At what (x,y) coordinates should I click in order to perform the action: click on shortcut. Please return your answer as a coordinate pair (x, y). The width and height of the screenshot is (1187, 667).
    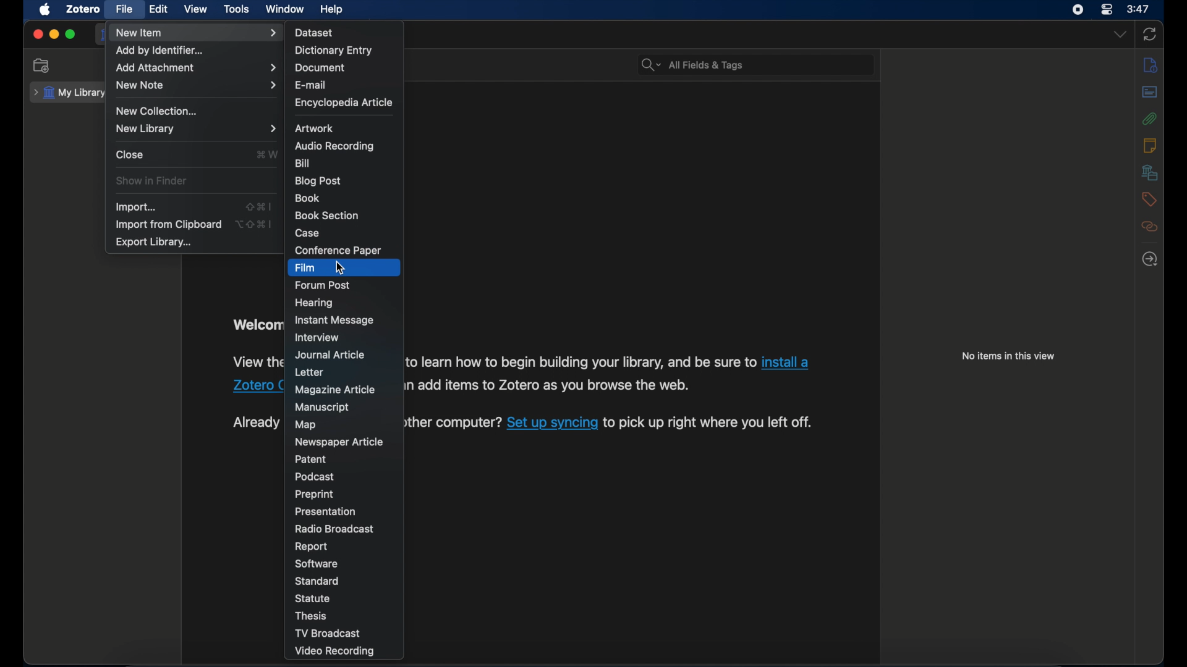
    Looking at the image, I should click on (259, 206).